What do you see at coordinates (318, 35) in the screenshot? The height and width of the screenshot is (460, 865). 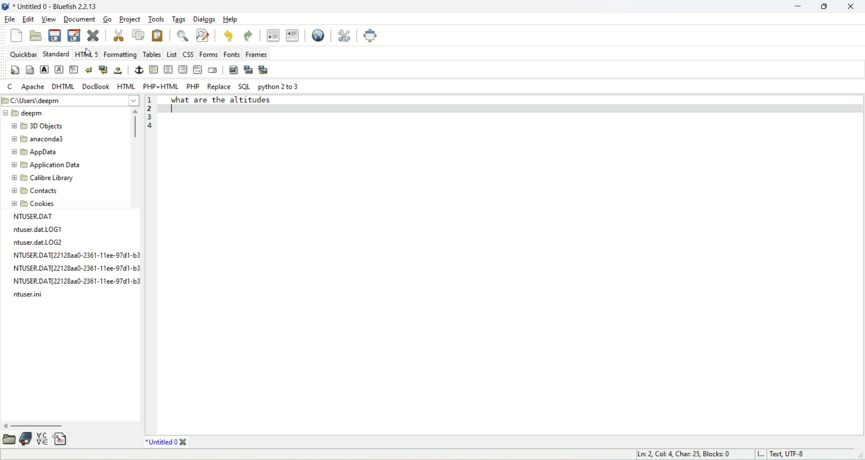 I see `preview in browser` at bounding box center [318, 35].